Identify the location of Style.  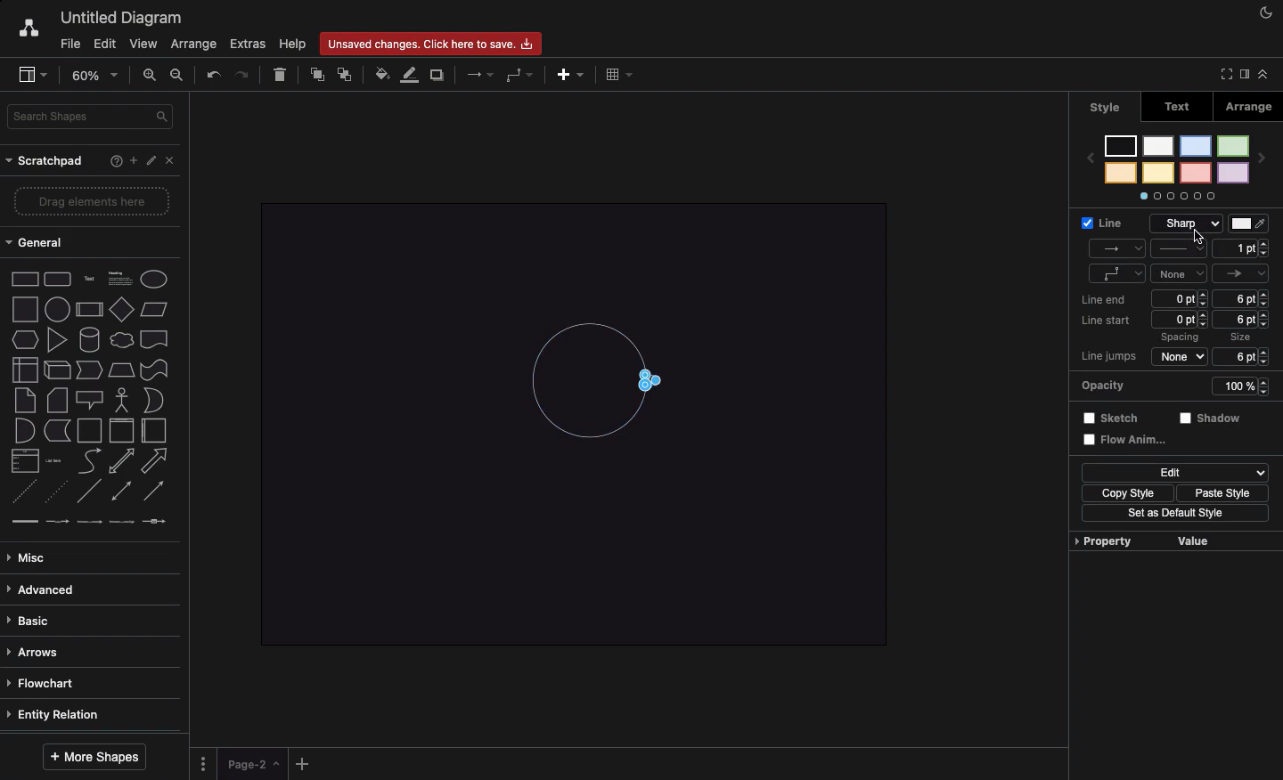
(1181, 249).